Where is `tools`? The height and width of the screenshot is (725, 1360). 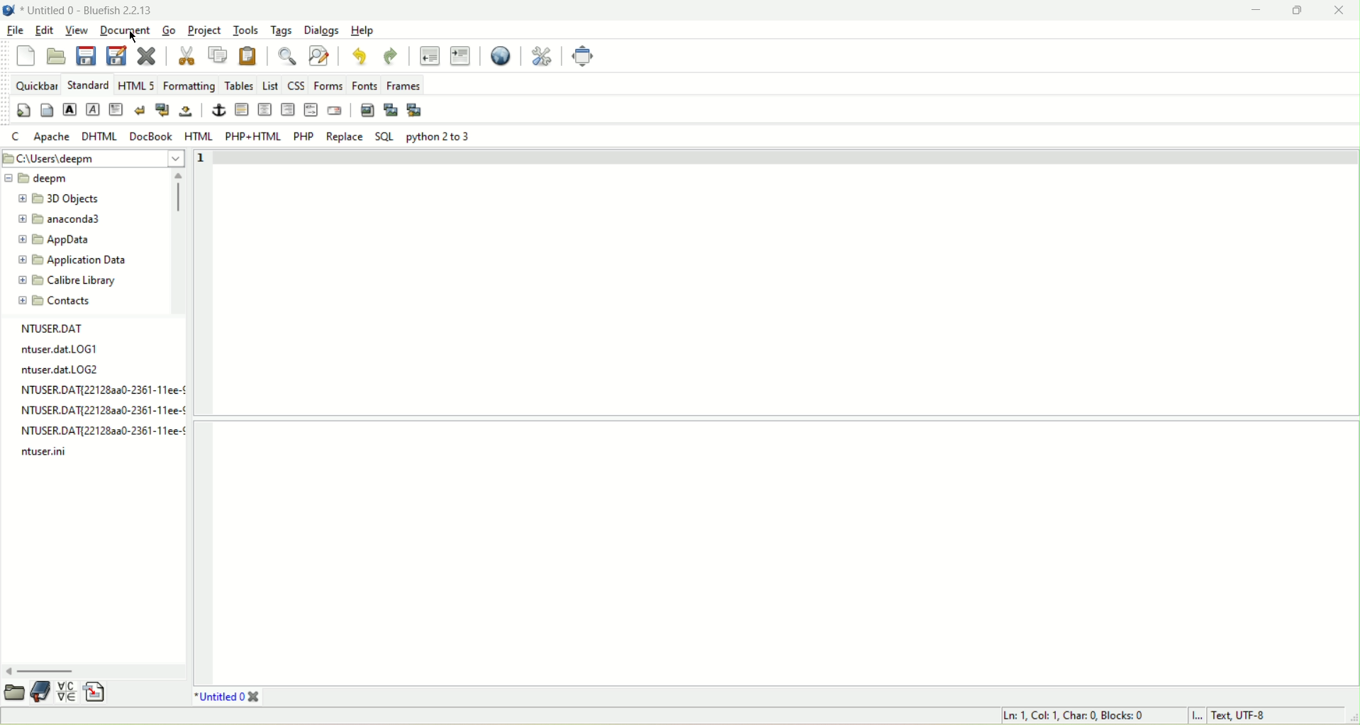
tools is located at coordinates (247, 31).